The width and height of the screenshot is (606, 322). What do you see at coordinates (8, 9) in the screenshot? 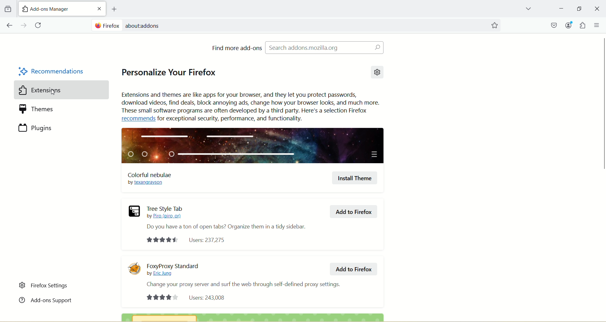
I see `Folder` at bounding box center [8, 9].